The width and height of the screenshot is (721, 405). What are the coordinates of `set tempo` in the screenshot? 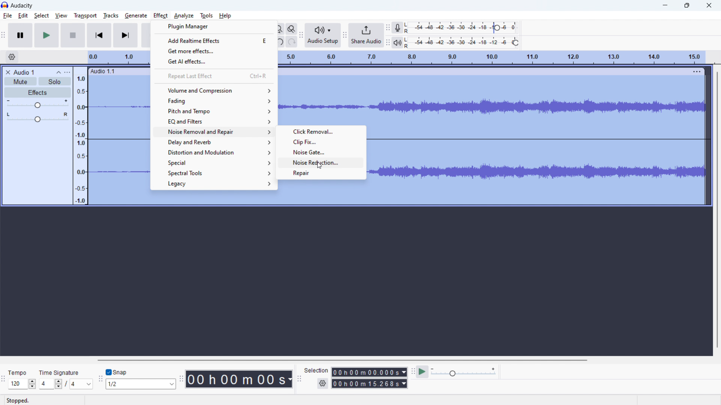 It's located at (22, 379).